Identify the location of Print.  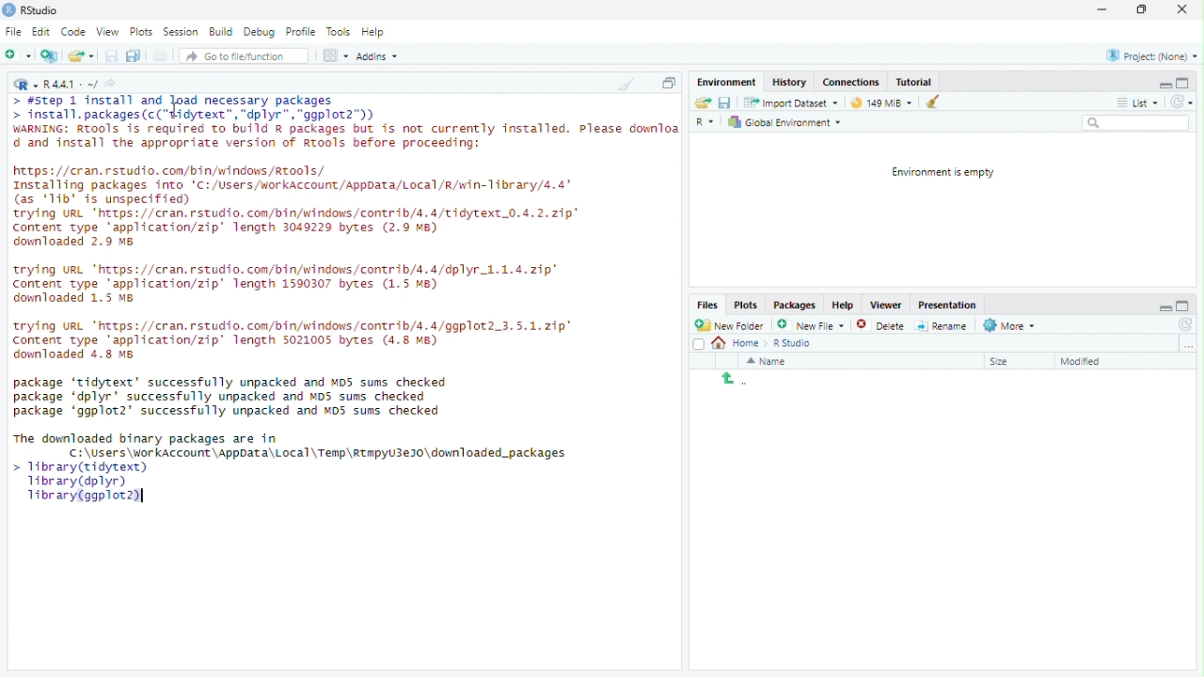
(162, 55).